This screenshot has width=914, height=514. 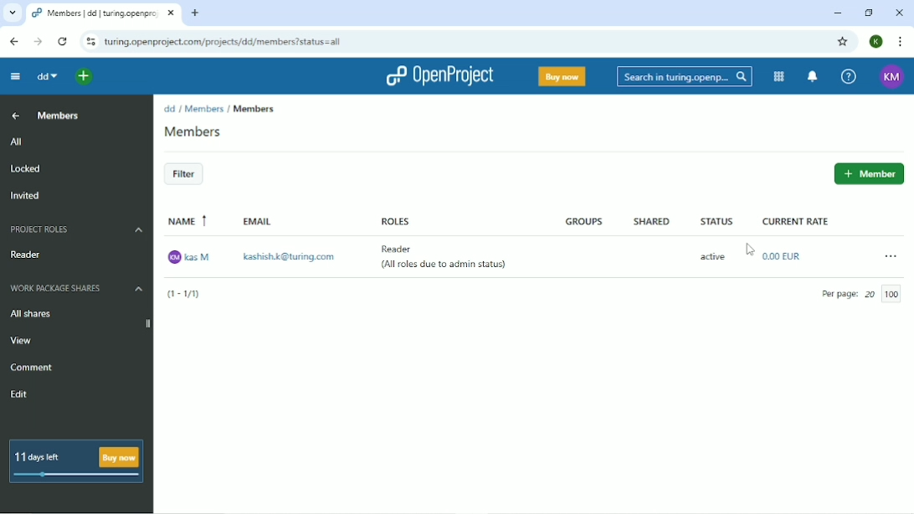 I want to click on Bookmark this tab, so click(x=841, y=40).